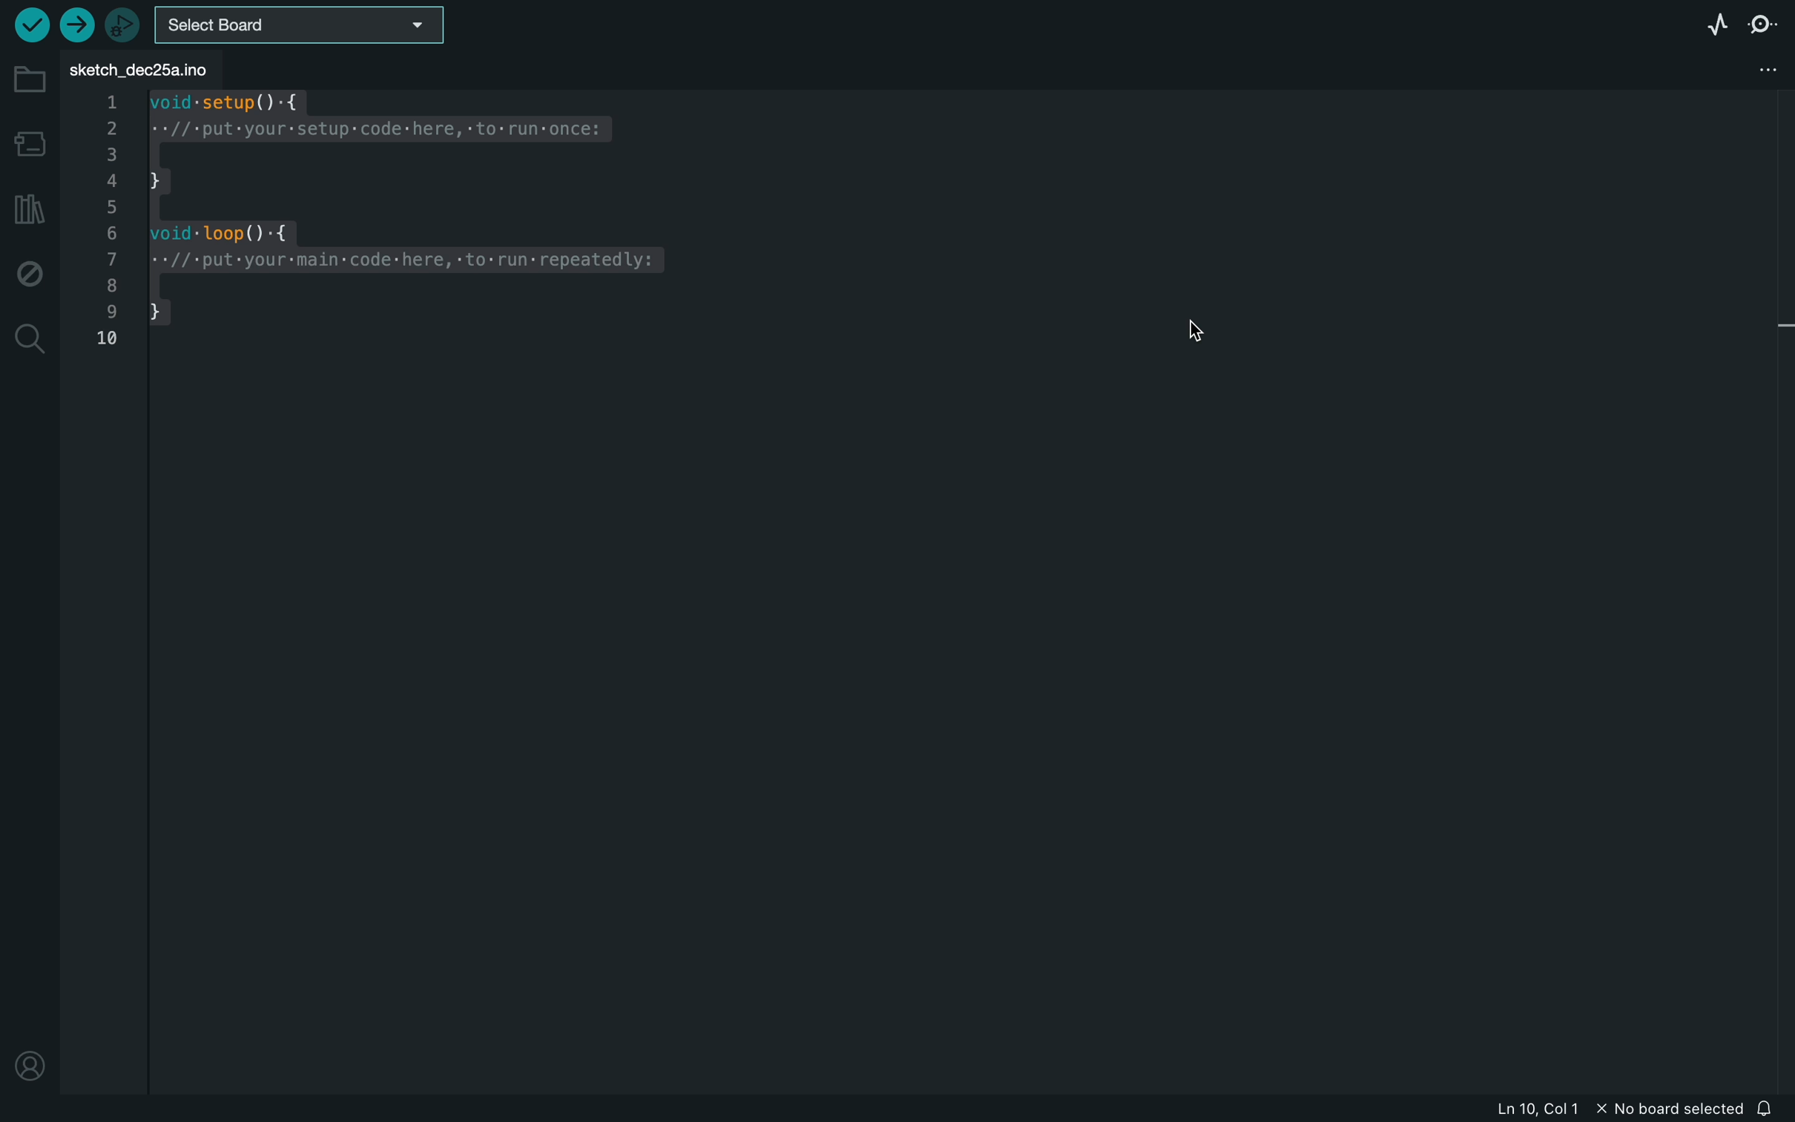 Image resolution: width=1795 pixels, height=1122 pixels. Describe the element at coordinates (1713, 23) in the screenshot. I see `serial plotter` at that location.